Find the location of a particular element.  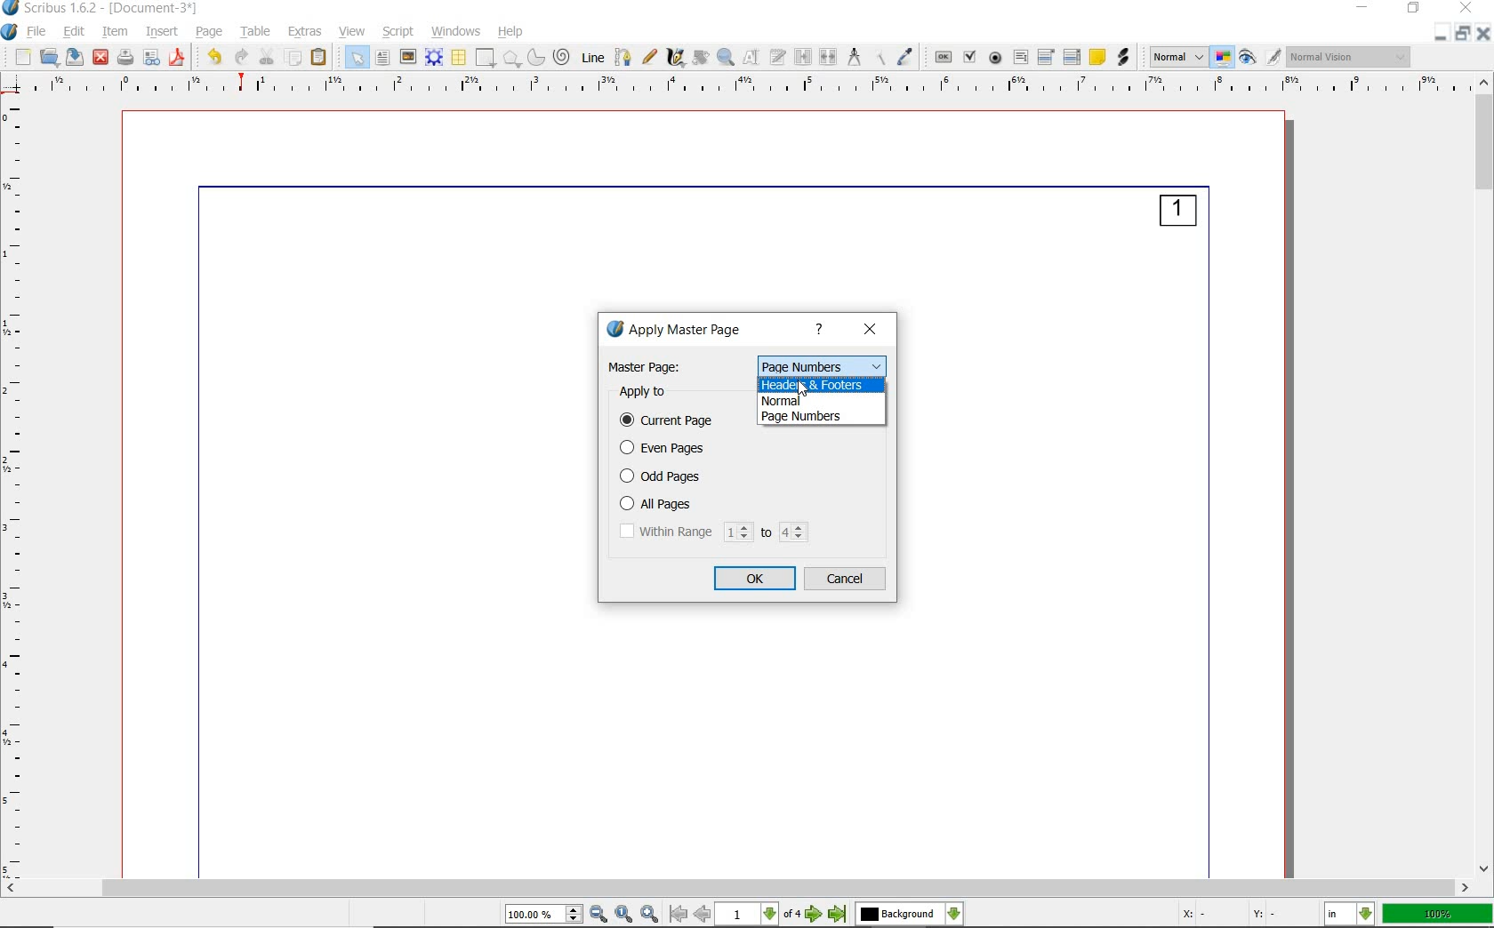

calligraphic line is located at coordinates (676, 59).